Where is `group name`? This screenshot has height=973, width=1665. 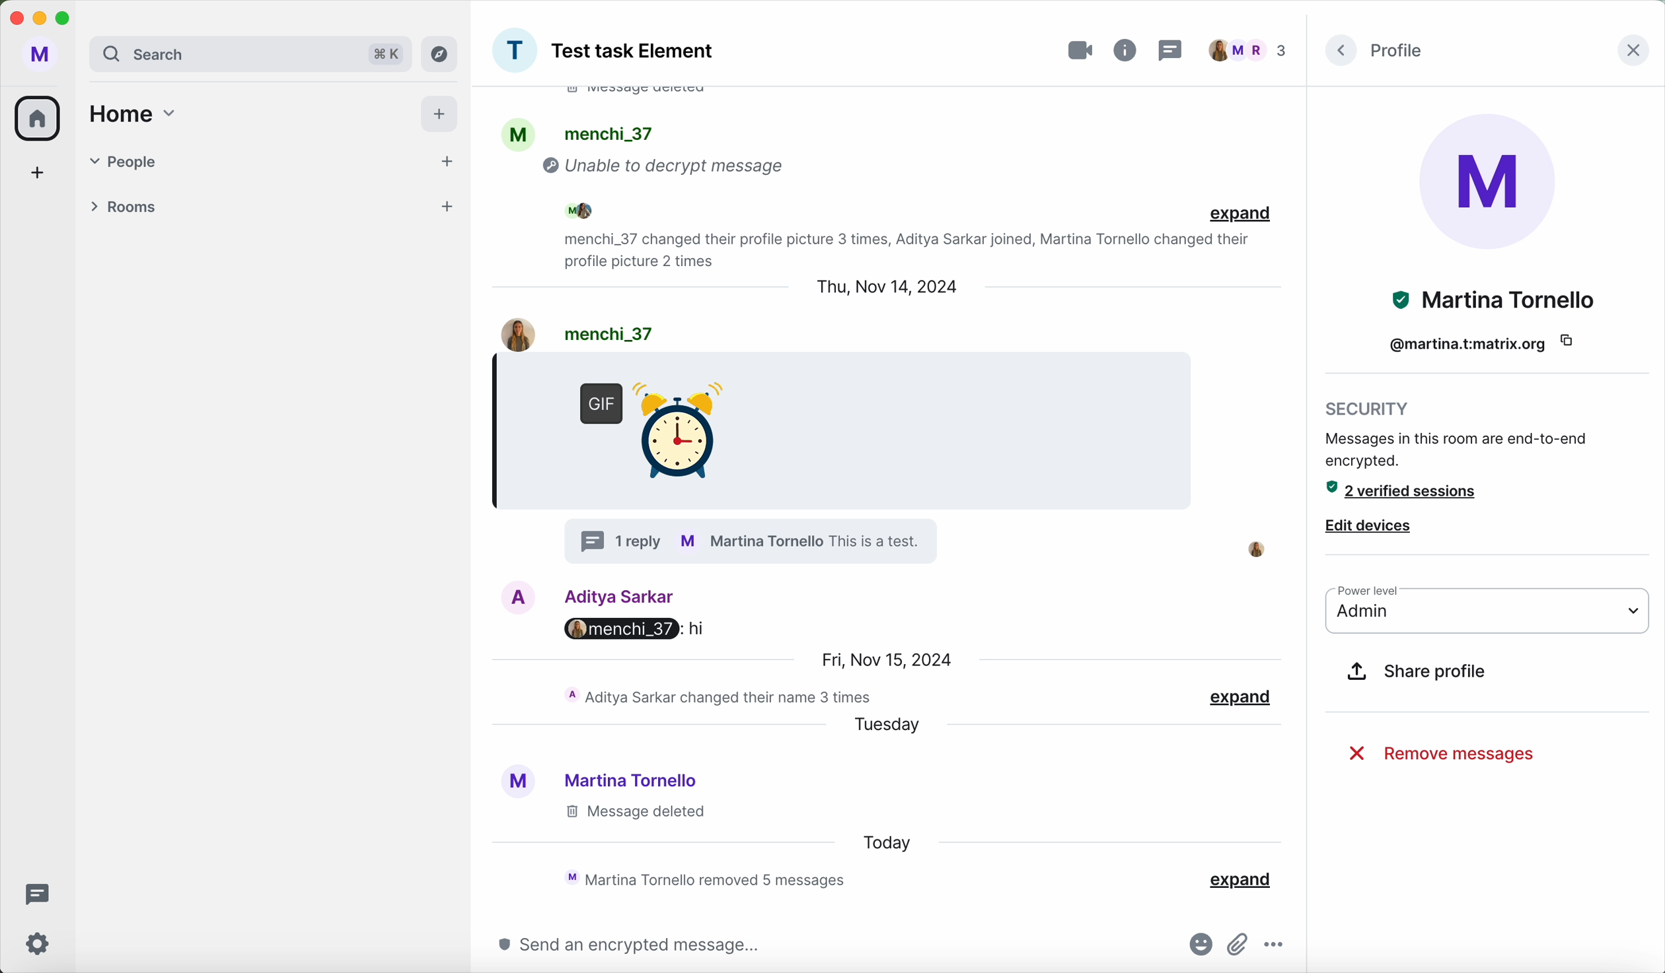 group name is located at coordinates (635, 53).